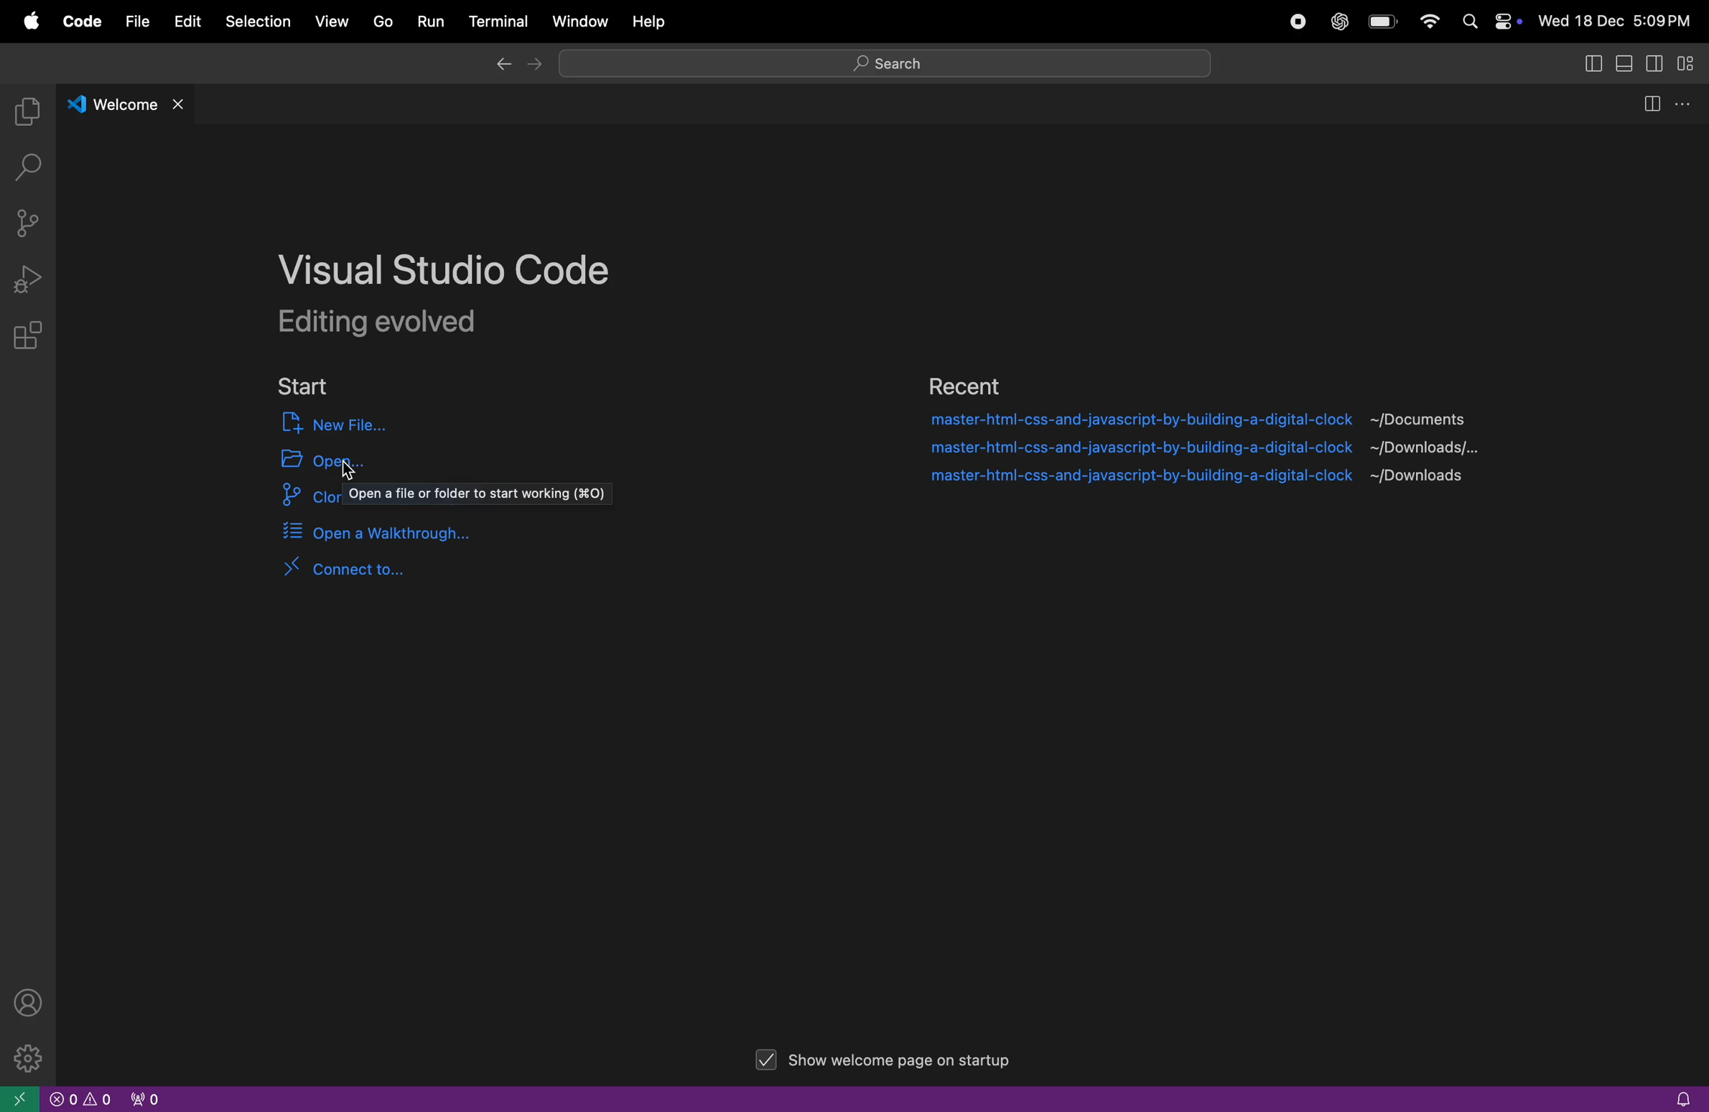  Describe the element at coordinates (1428, 19) in the screenshot. I see `` at that location.